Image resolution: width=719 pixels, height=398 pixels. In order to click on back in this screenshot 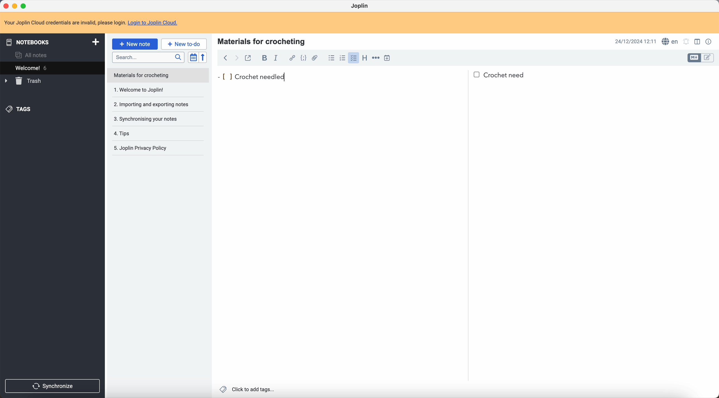, I will do `click(225, 59)`.